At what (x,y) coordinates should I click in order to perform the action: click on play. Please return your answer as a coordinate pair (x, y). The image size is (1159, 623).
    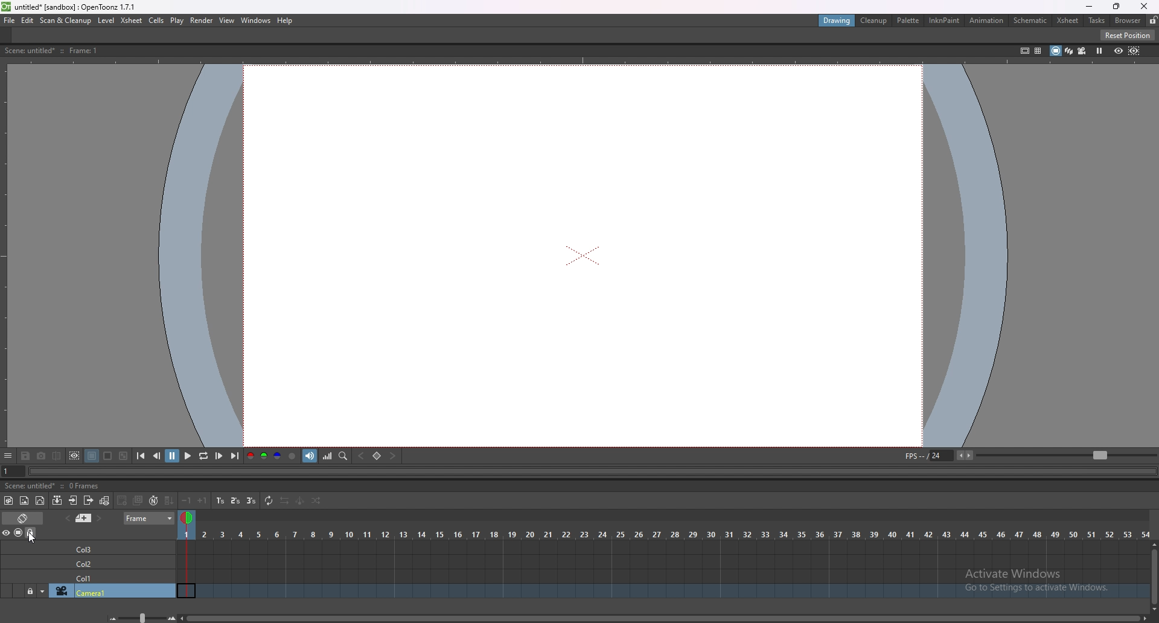
    Looking at the image, I should click on (177, 21).